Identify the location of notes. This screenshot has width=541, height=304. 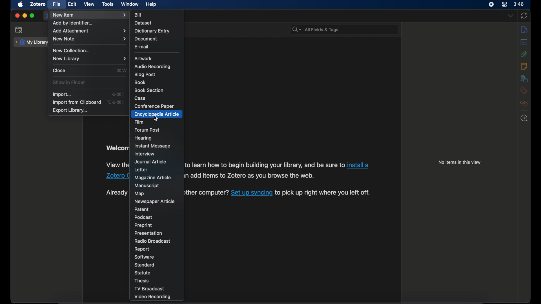
(524, 66).